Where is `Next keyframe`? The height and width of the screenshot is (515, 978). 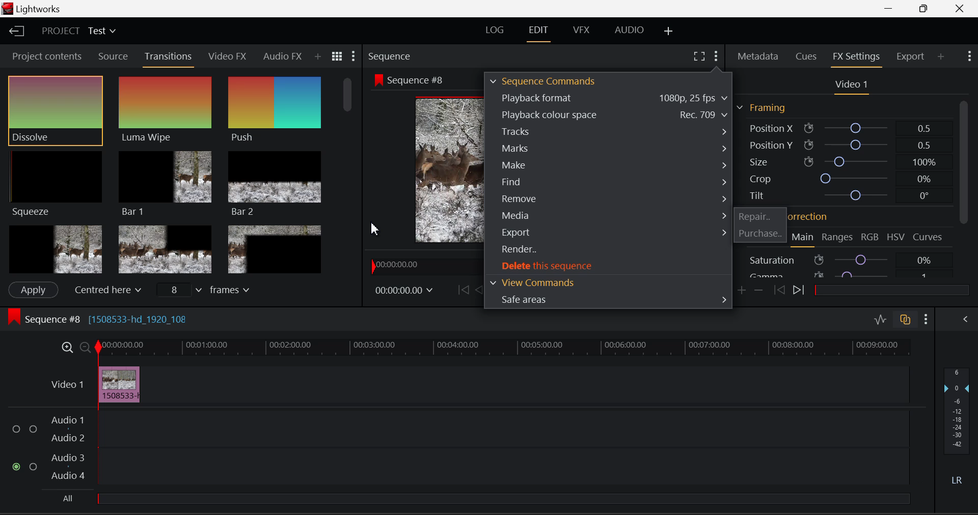 Next keyframe is located at coordinates (802, 292).